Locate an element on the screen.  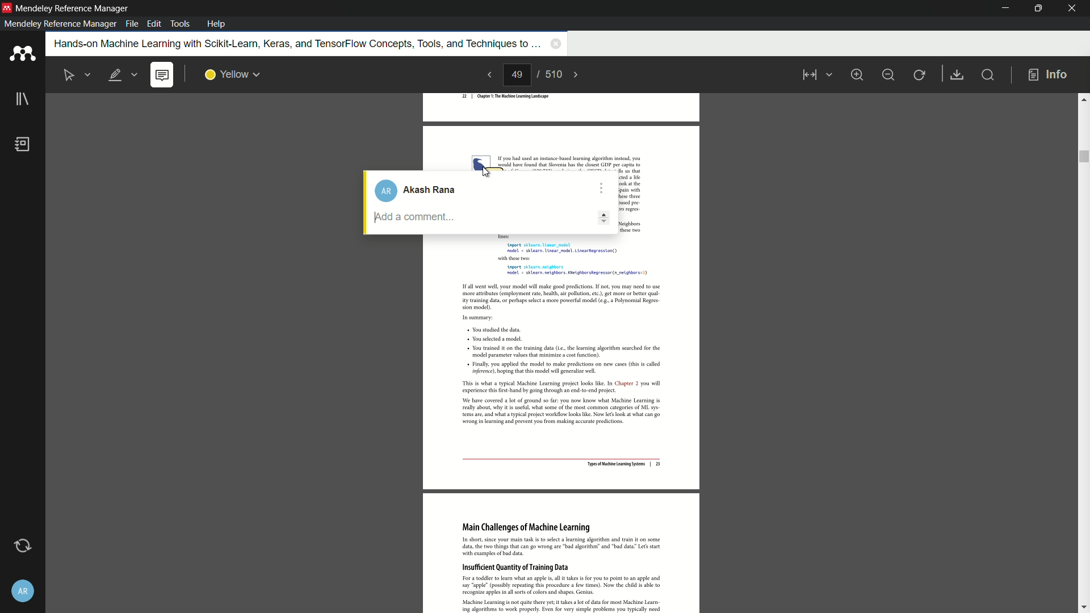
zoom out is located at coordinates (888, 74).